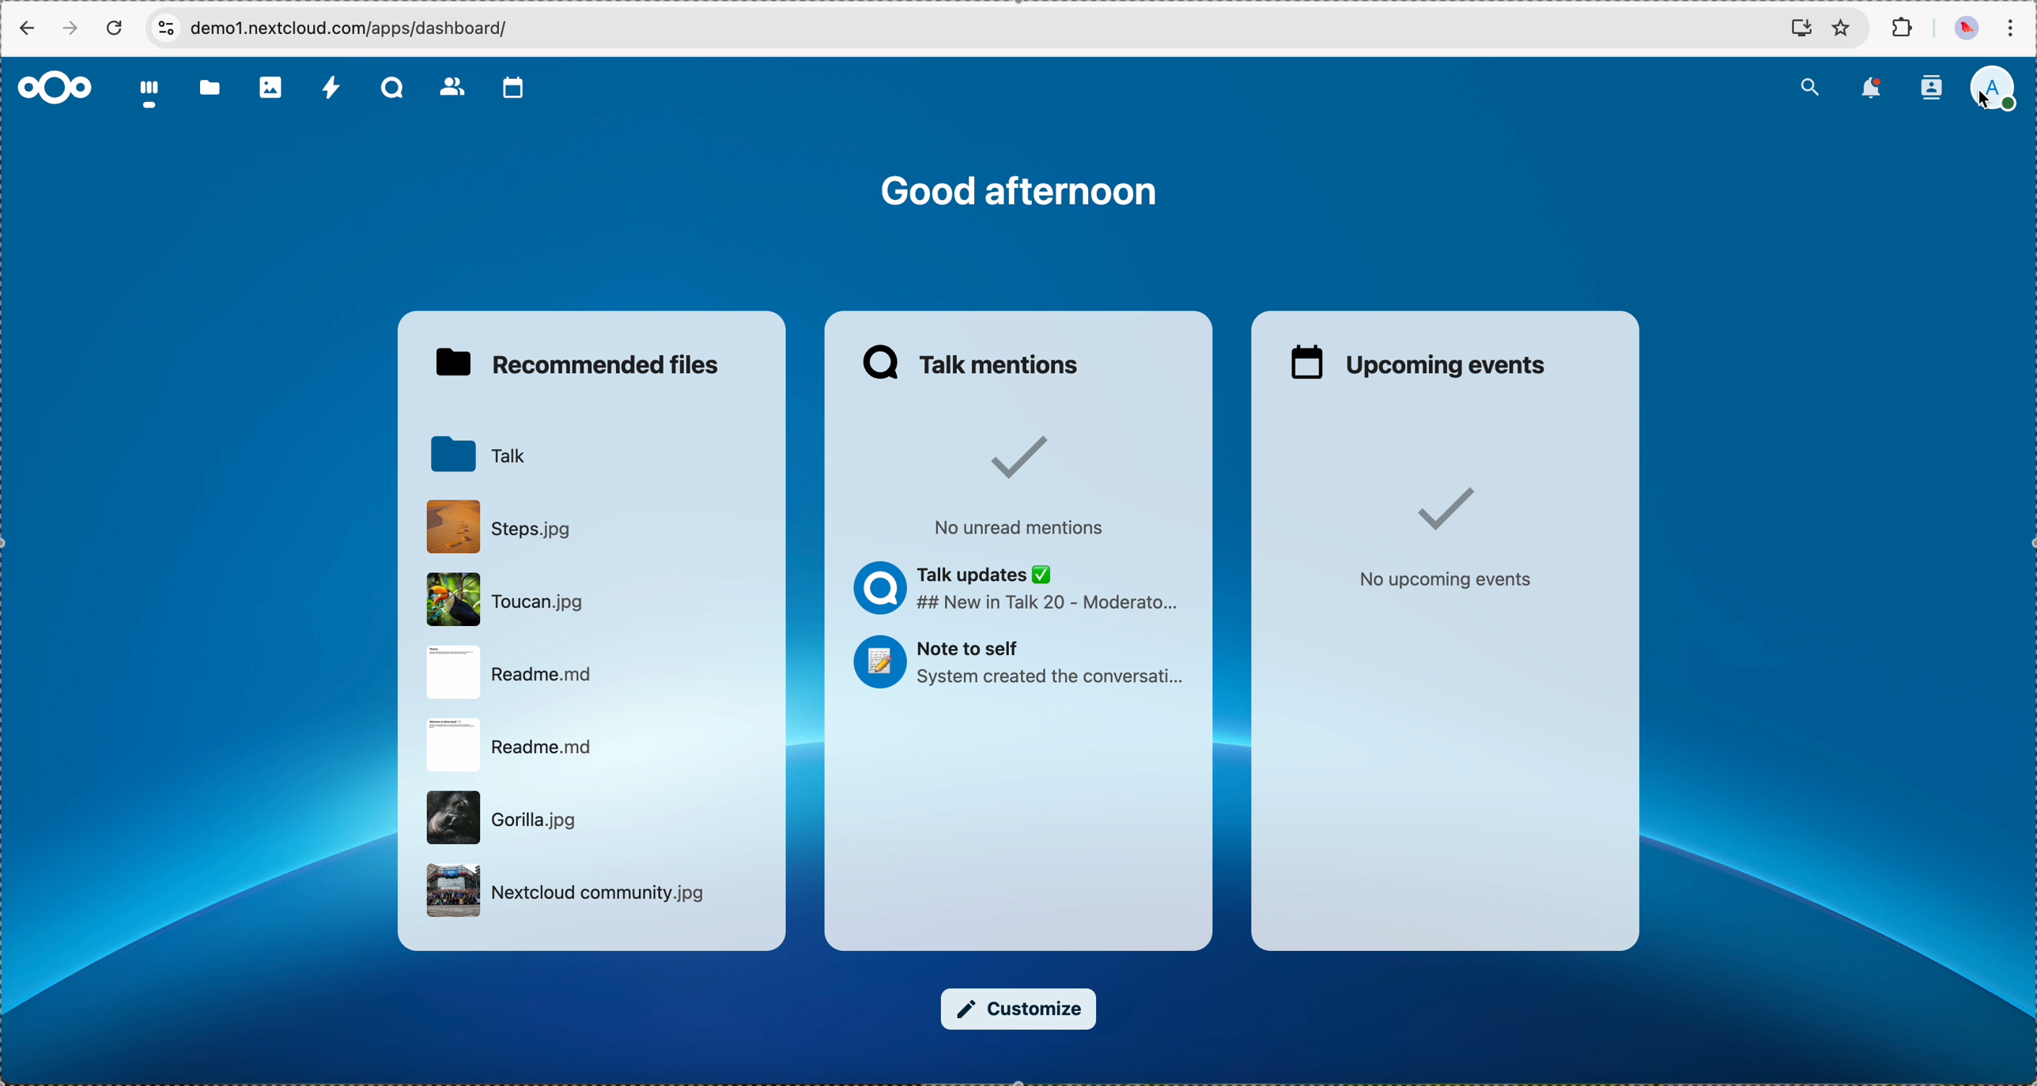  I want to click on controls, so click(165, 27).